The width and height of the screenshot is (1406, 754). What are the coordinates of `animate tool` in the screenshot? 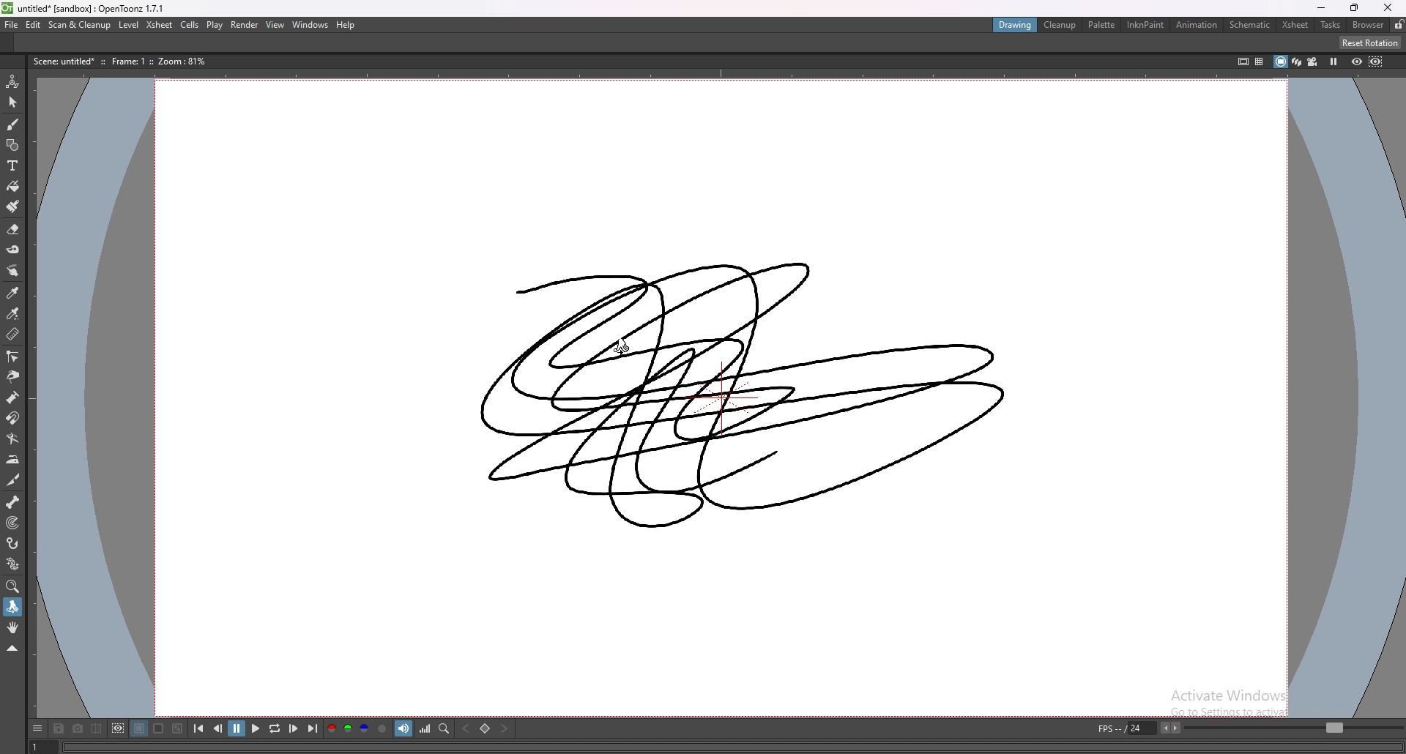 It's located at (12, 82).